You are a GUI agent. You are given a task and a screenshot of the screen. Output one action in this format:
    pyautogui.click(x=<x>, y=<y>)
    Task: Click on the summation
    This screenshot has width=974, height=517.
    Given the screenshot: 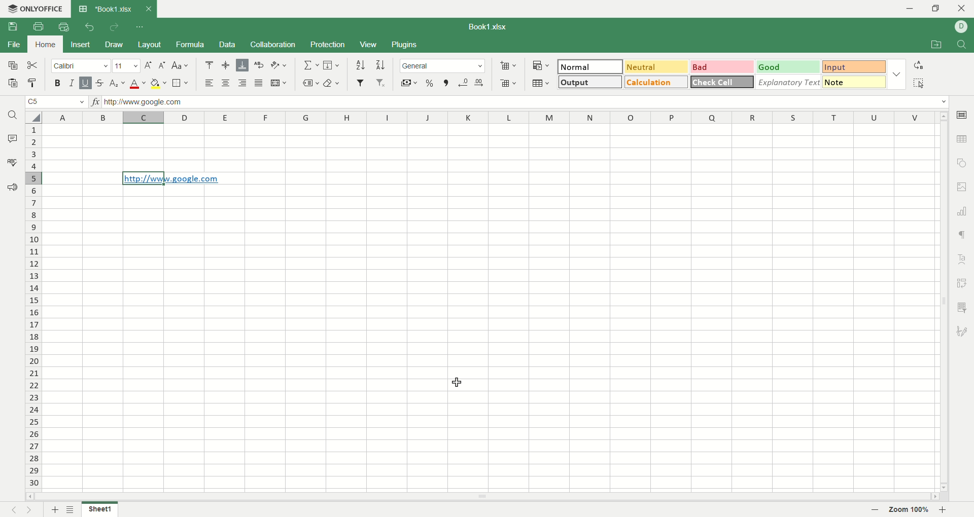 What is the action you would take?
    pyautogui.click(x=310, y=65)
    